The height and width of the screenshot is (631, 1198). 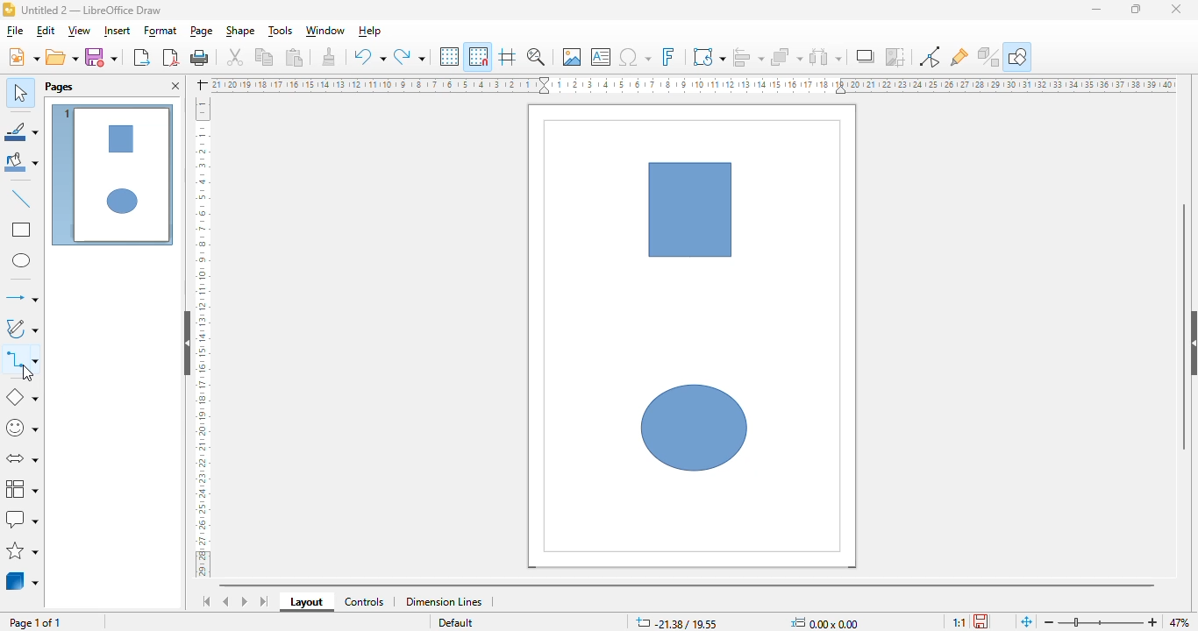 I want to click on undo, so click(x=369, y=58).